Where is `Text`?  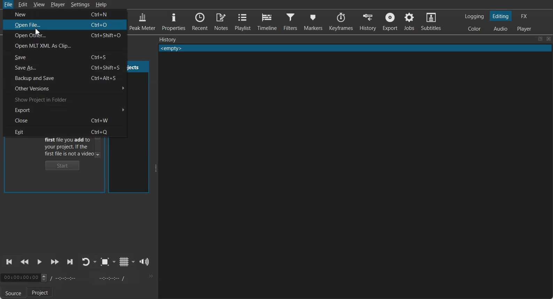 Text is located at coordinates (68, 147).